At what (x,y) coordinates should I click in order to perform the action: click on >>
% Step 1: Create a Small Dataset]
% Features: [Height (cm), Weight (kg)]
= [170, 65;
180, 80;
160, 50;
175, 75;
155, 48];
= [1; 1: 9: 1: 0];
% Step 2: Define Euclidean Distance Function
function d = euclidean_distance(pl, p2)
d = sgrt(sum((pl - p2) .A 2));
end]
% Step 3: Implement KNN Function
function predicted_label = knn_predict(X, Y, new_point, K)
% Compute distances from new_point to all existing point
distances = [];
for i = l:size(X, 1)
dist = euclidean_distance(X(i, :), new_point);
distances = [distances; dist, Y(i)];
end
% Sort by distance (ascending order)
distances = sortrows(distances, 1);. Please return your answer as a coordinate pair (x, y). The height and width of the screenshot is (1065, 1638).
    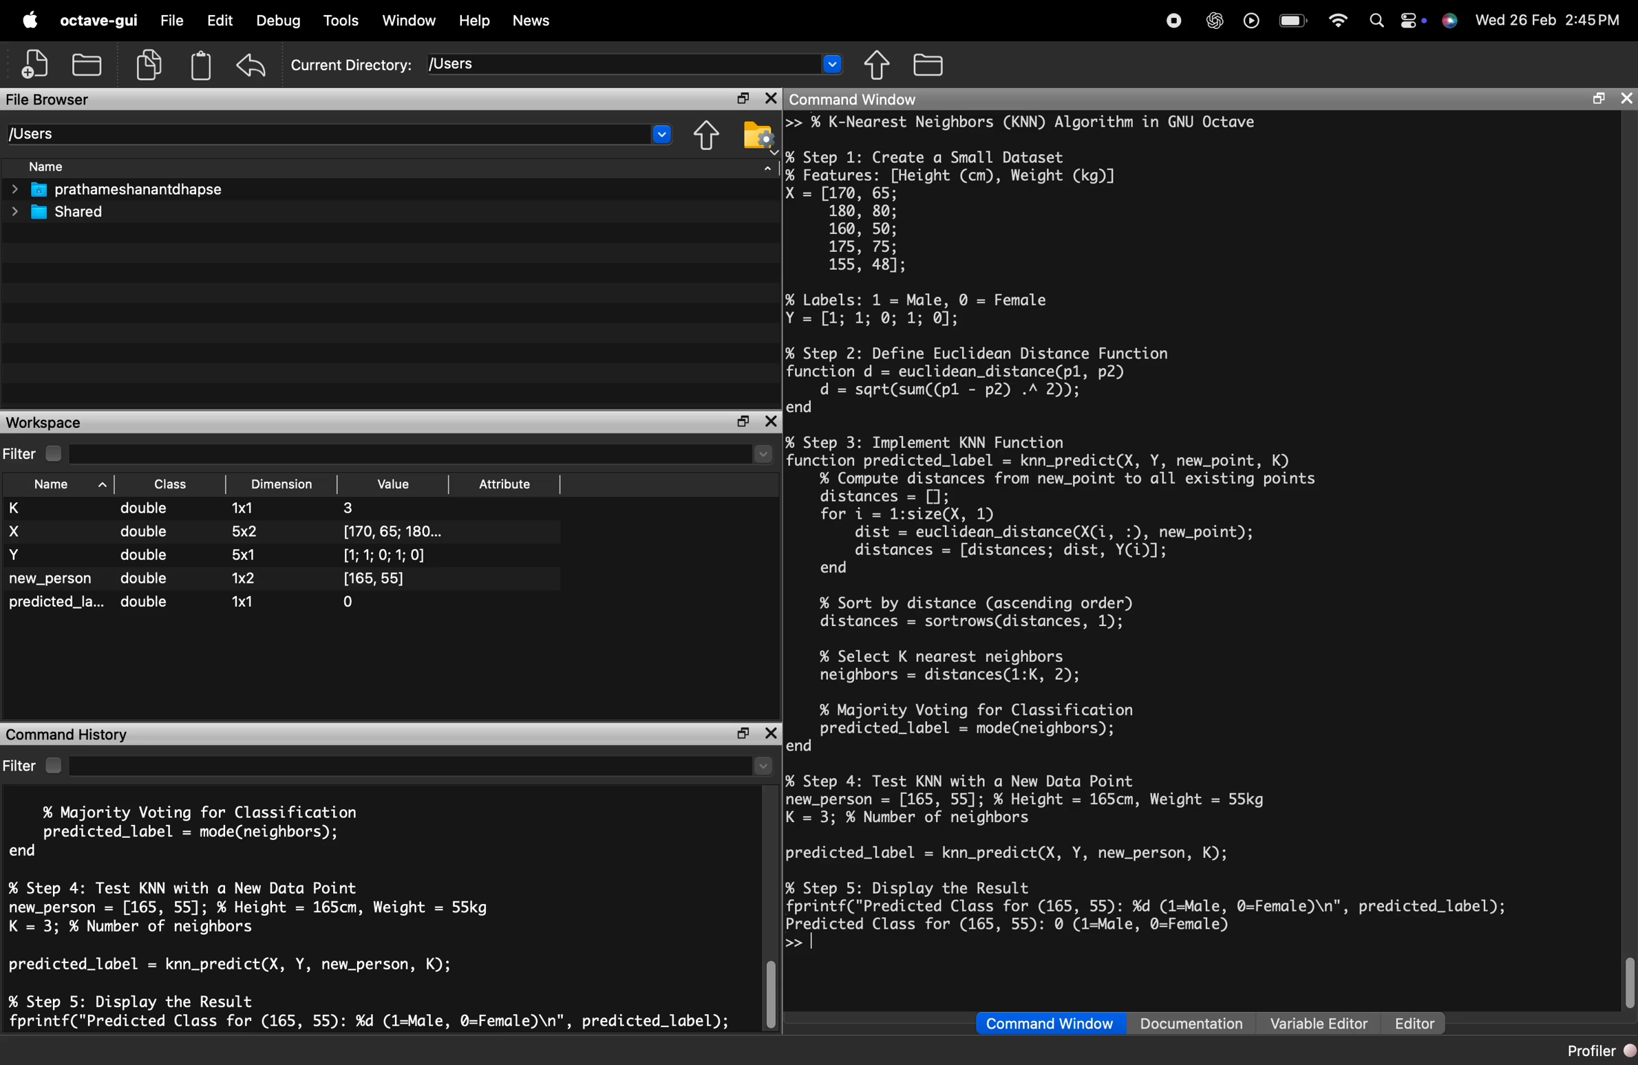
    Looking at the image, I should click on (1102, 371).